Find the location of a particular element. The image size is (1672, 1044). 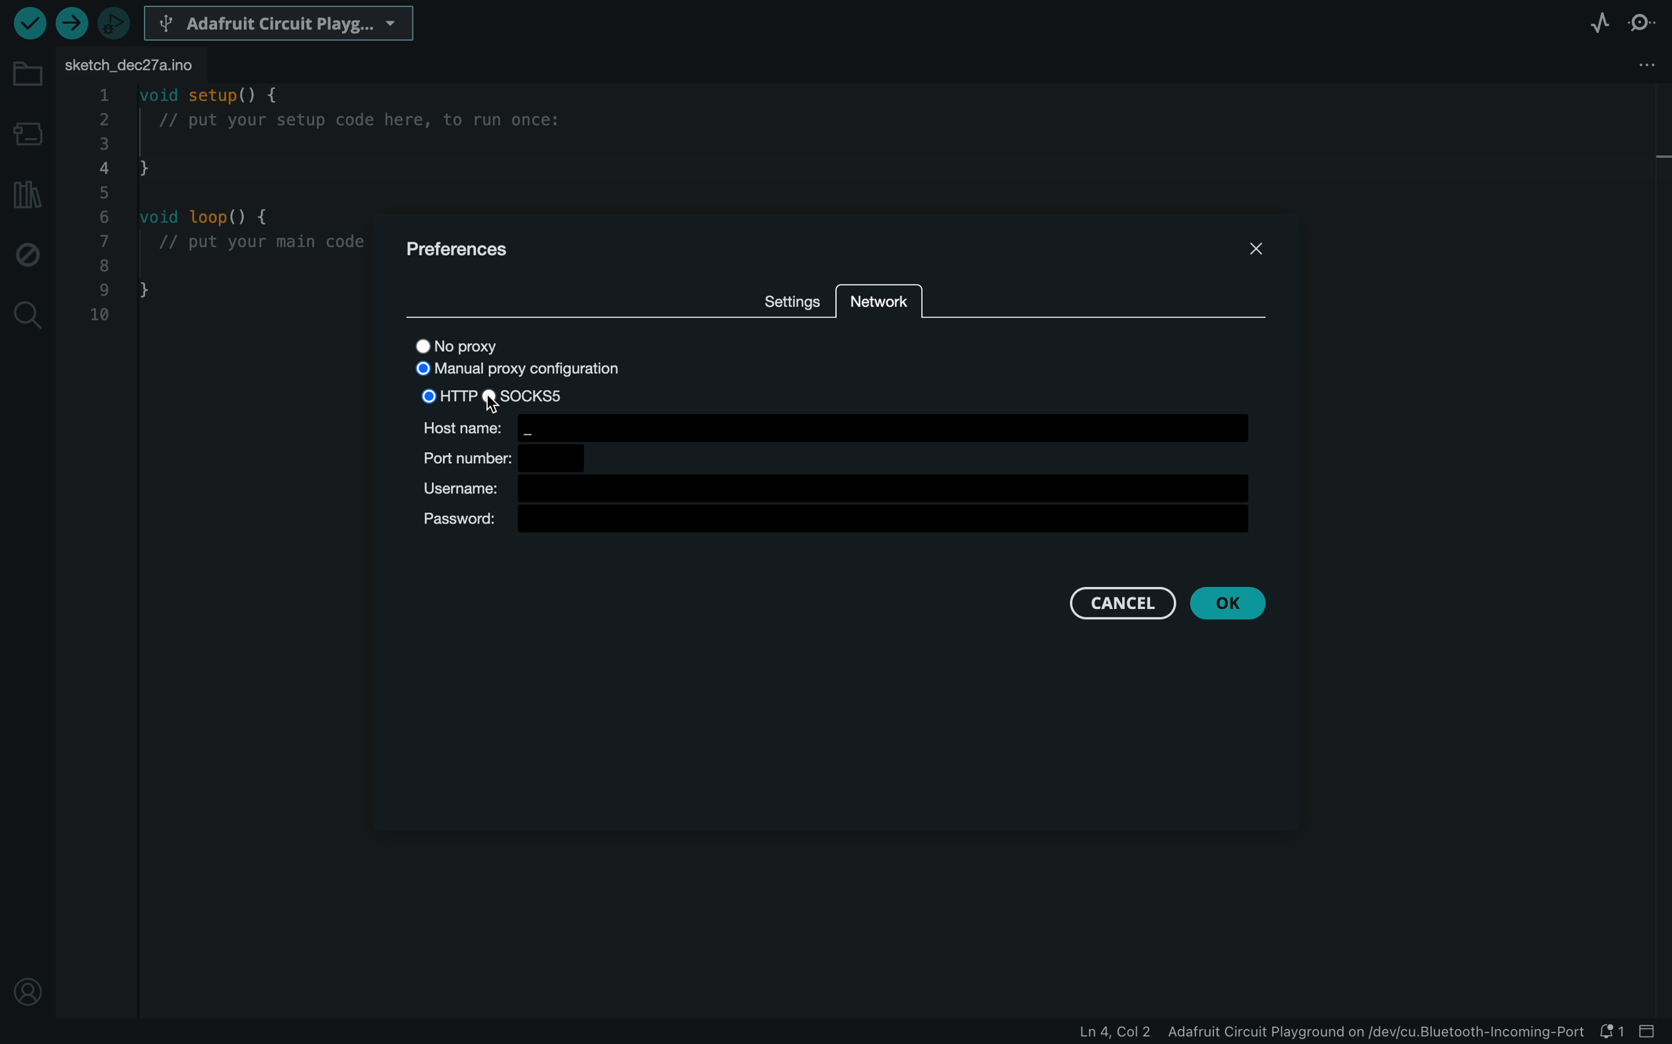

manual proxy is located at coordinates (522, 370).